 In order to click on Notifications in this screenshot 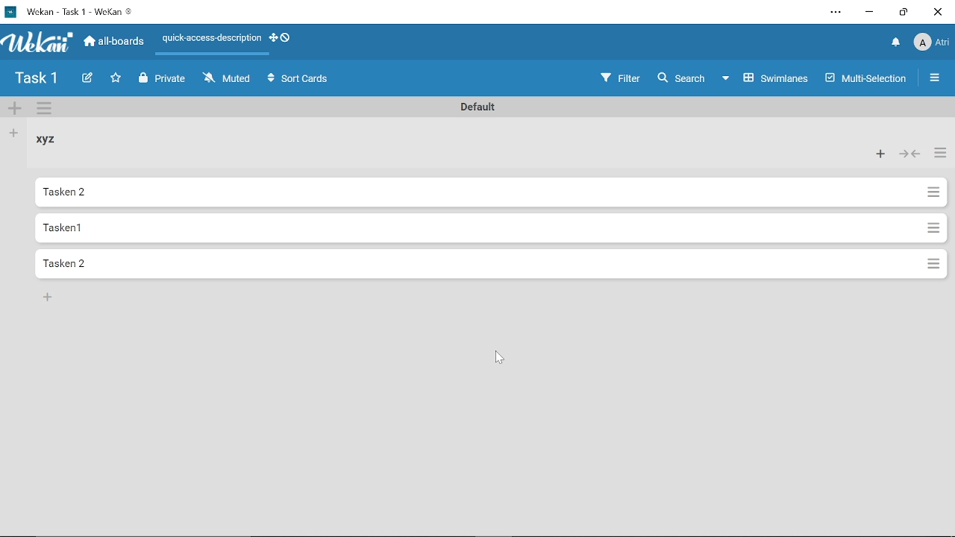, I will do `click(894, 43)`.